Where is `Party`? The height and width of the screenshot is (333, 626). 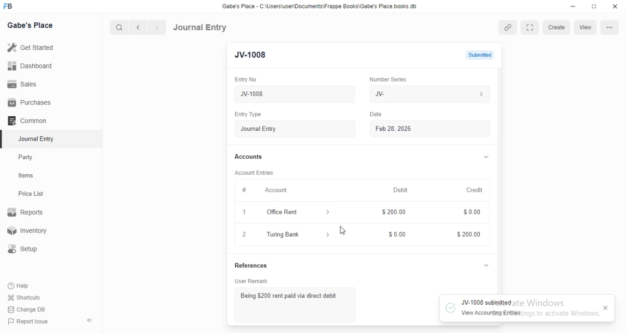
Party is located at coordinates (28, 157).